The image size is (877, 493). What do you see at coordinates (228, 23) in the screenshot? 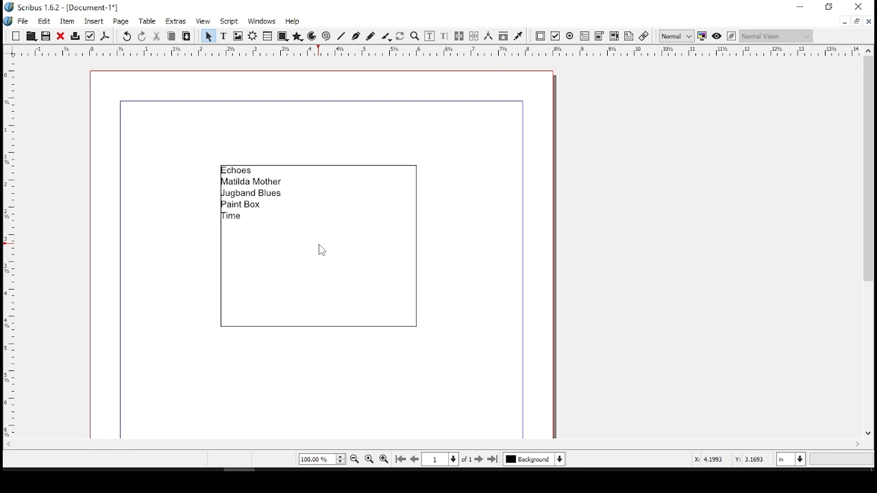
I see `script` at bounding box center [228, 23].